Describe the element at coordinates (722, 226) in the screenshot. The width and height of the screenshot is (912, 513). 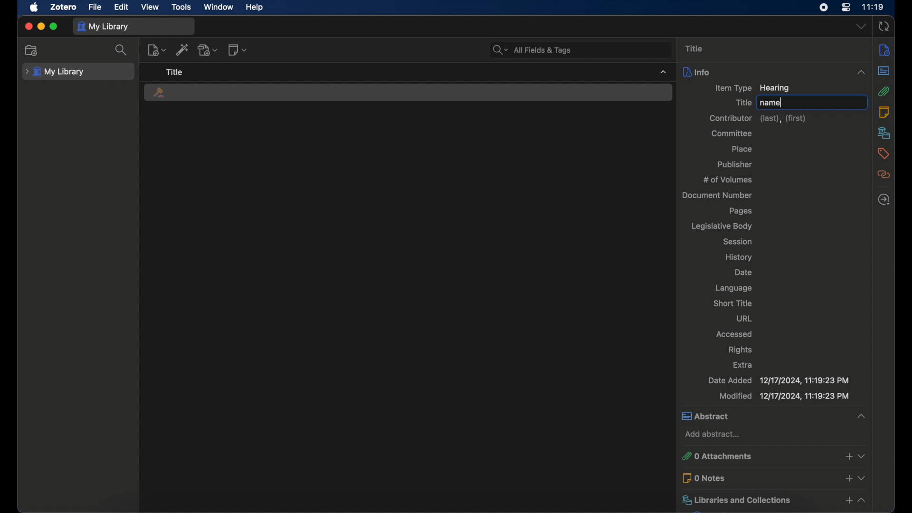
I see `legislative body` at that location.